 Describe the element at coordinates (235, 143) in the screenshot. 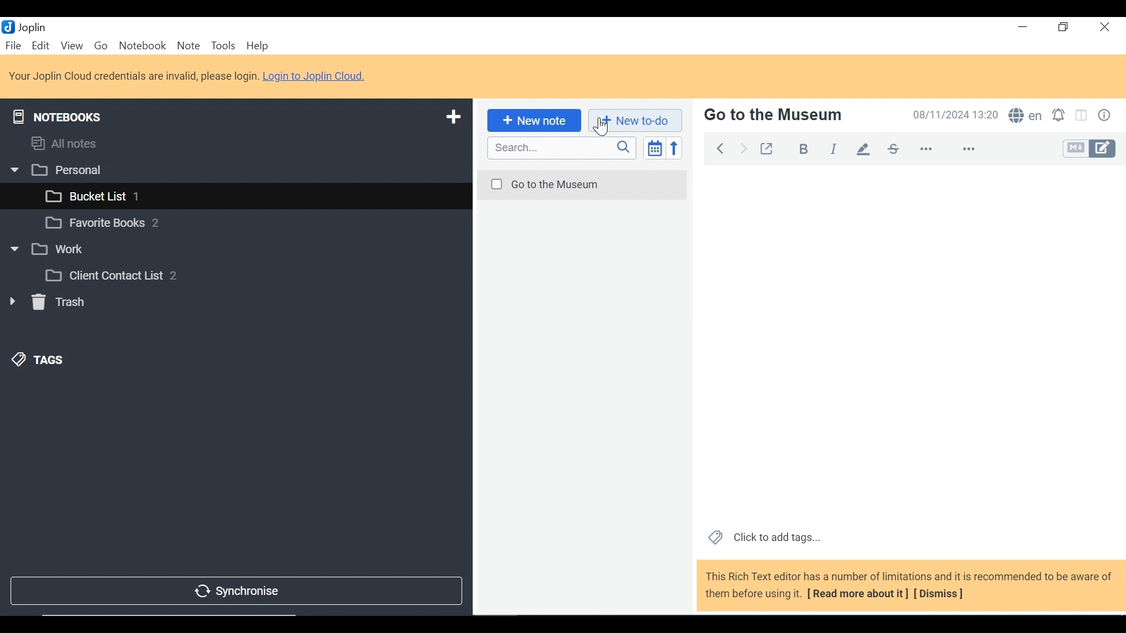

I see `Notebooks and Tags Display` at that location.